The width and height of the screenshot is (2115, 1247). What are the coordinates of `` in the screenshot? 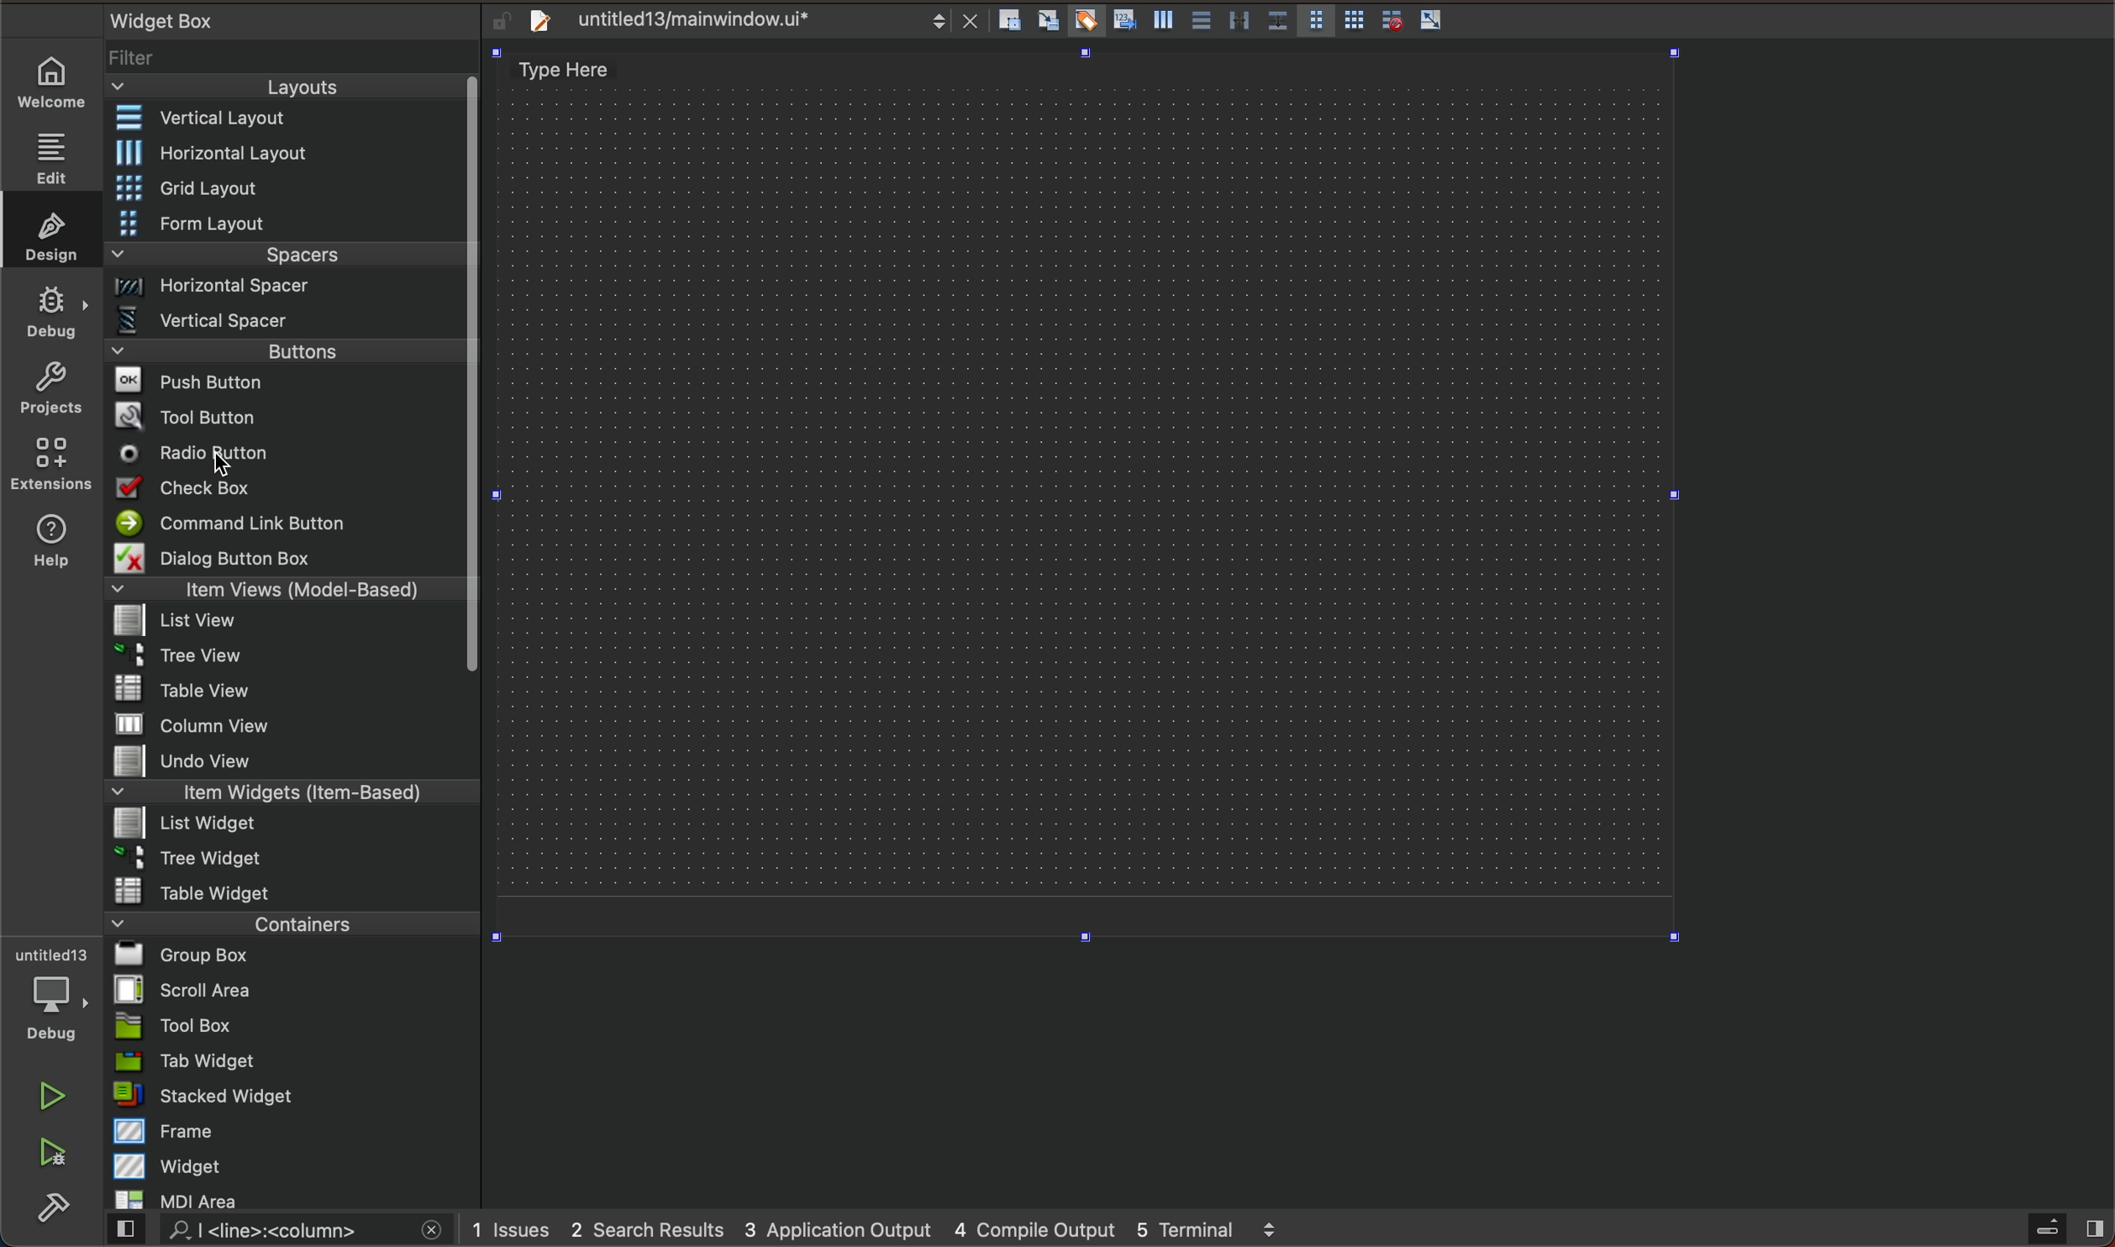 It's located at (1432, 21).